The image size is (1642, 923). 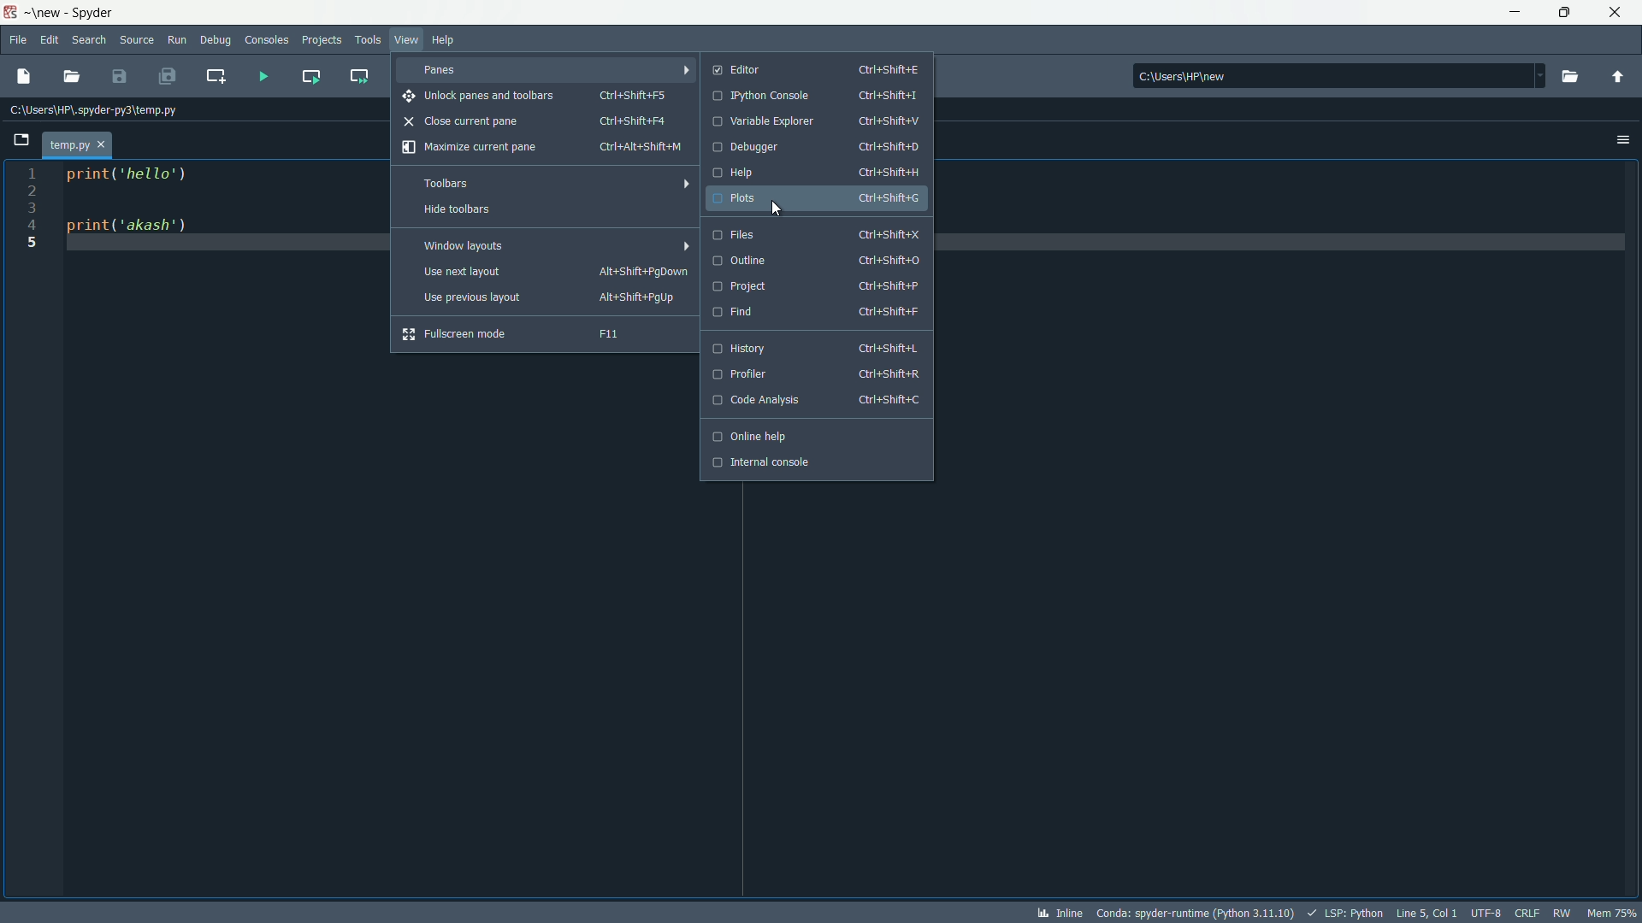 What do you see at coordinates (12, 13) in the screenshot?
I see `app icon` at bounding box center [12, 13].